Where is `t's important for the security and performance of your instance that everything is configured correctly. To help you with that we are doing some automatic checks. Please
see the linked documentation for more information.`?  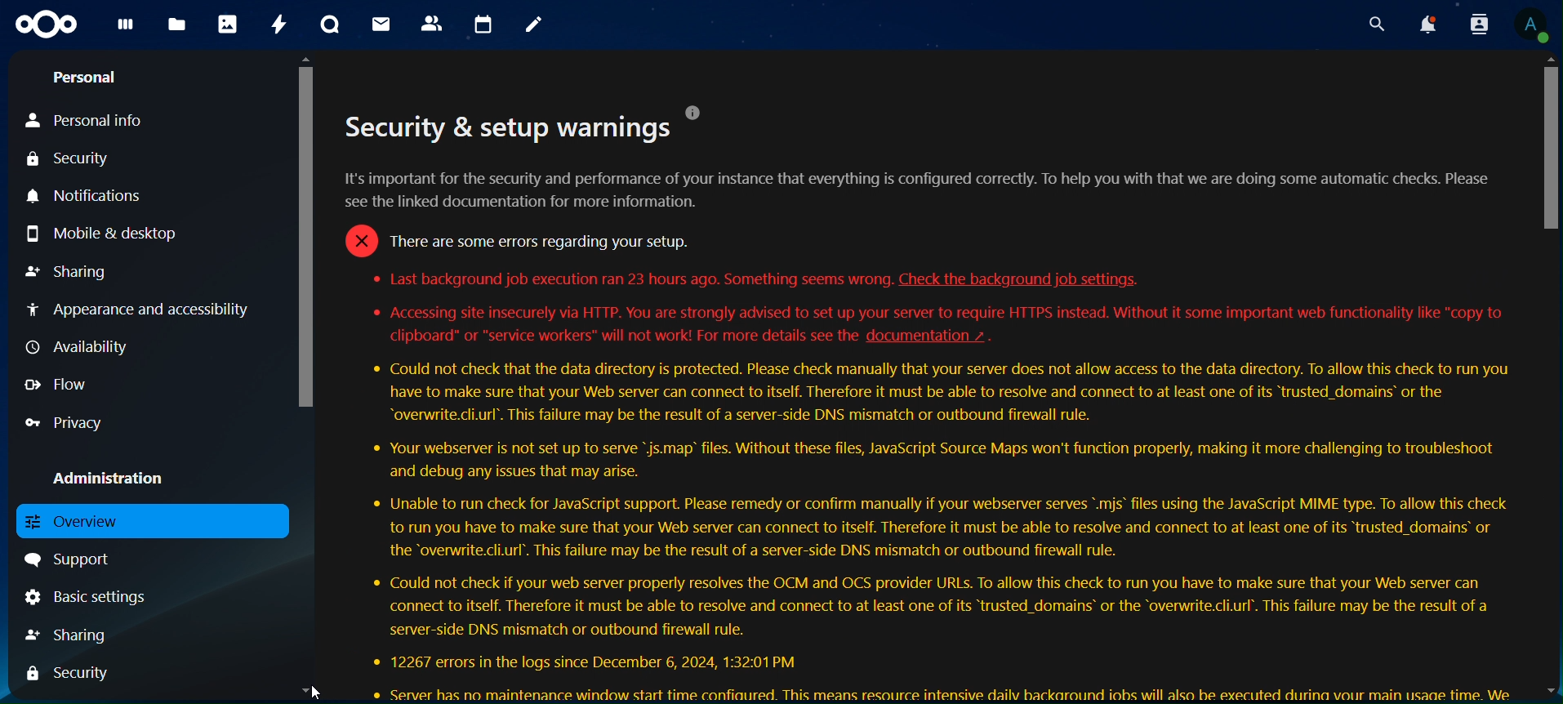
t's important for the security and performance of your instance that everything is configured correctly. To help you with that we are doing some automatic checks. Please
see the linked documentation for more information. is located at coordinates (925, 190).